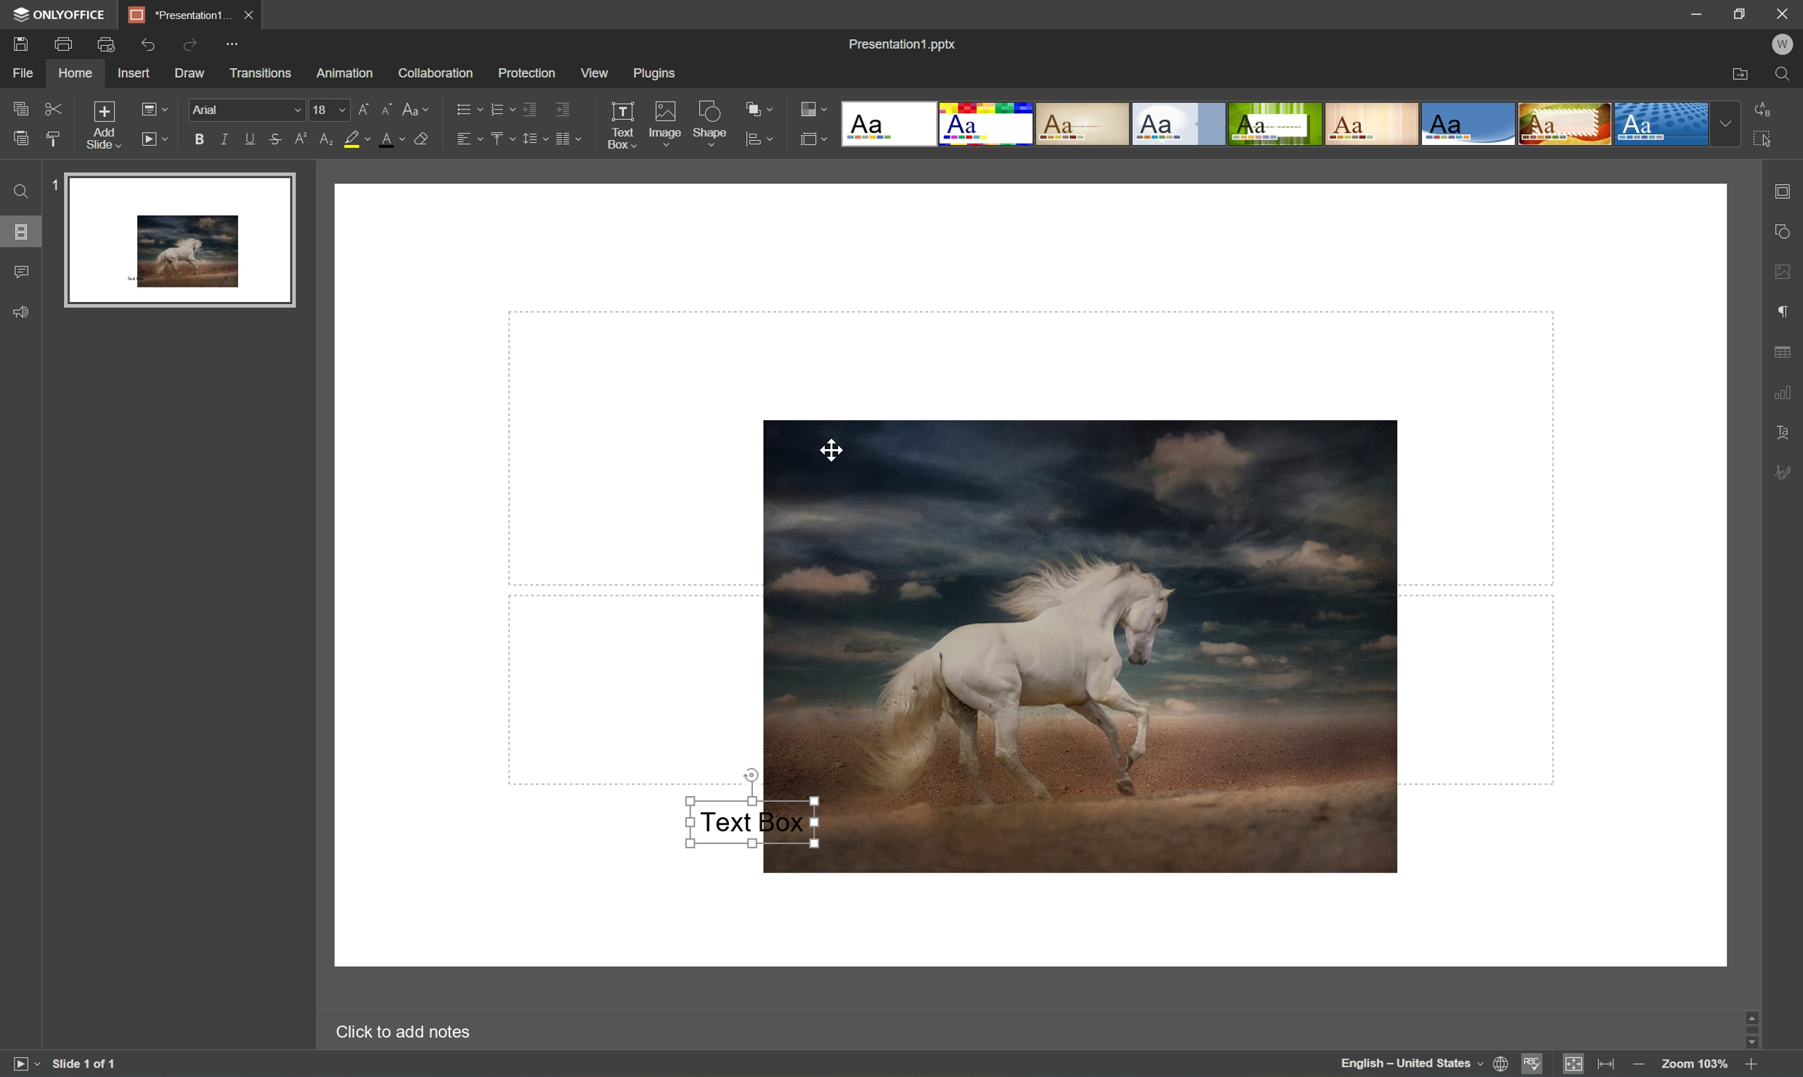 Image resolution: width=1803 pixels, height=1077 pixels. What do you see at coordinates (814, 110) in the screenshot?
I see `Change color theme` at bounding box center [814, 110].